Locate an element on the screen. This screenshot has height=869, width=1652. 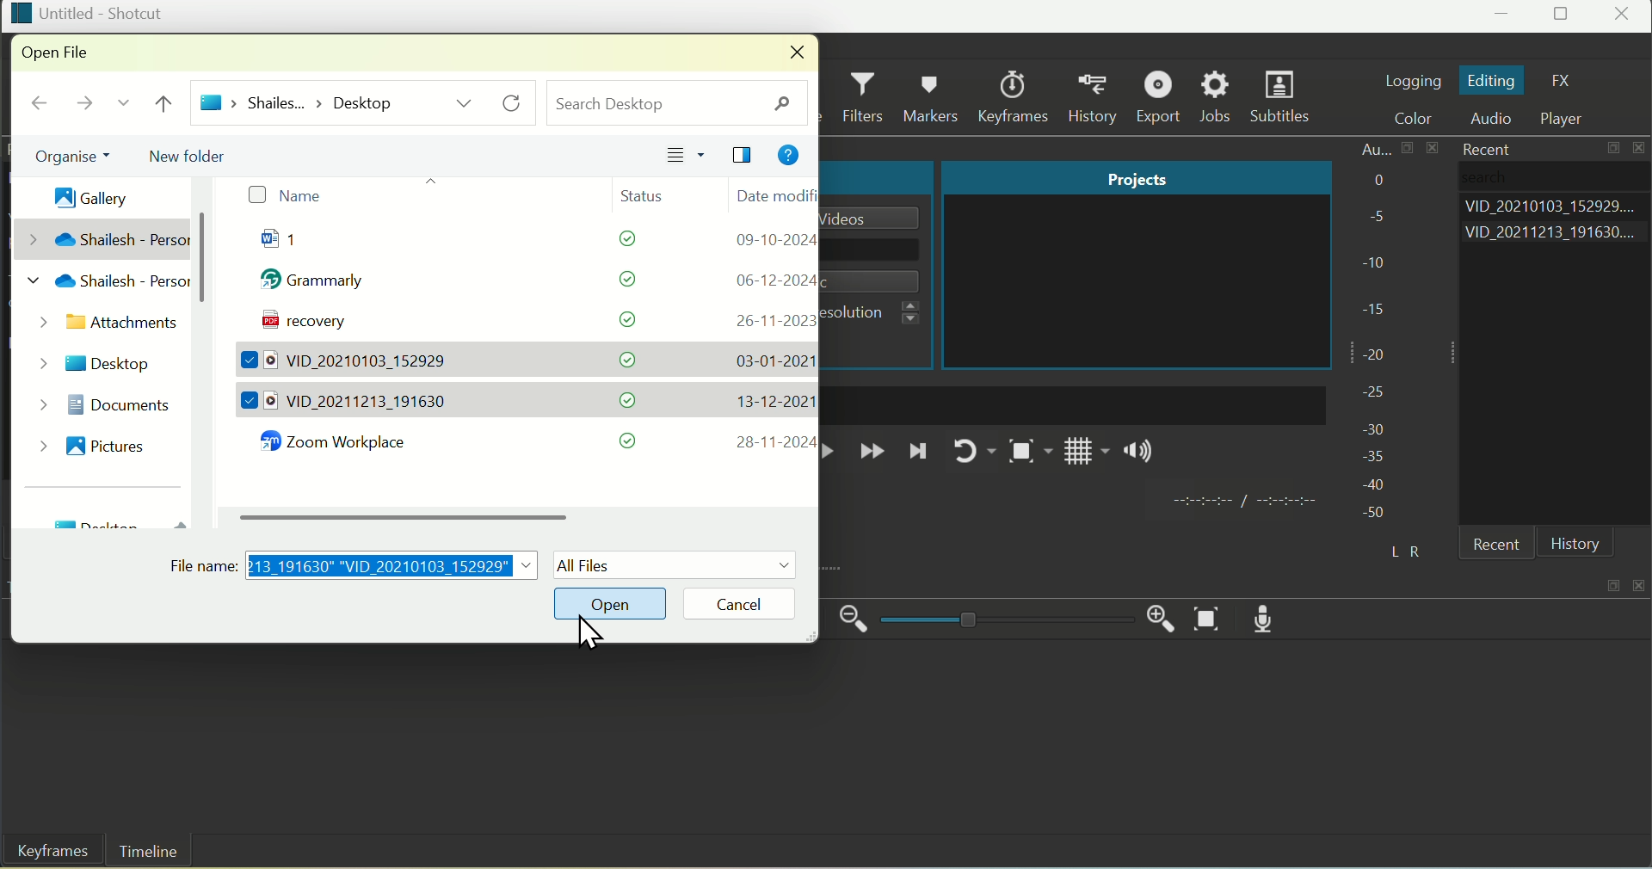
Desktop is located at coordinates (98, 360).